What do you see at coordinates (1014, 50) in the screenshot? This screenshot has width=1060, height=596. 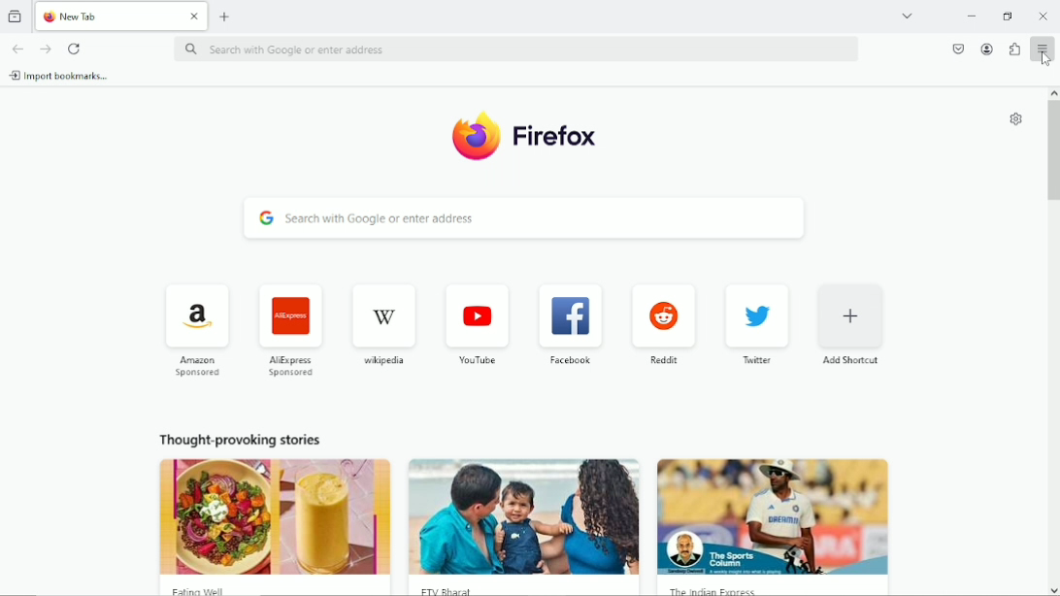 I see `extensions` at bounding box center [1014, 50].